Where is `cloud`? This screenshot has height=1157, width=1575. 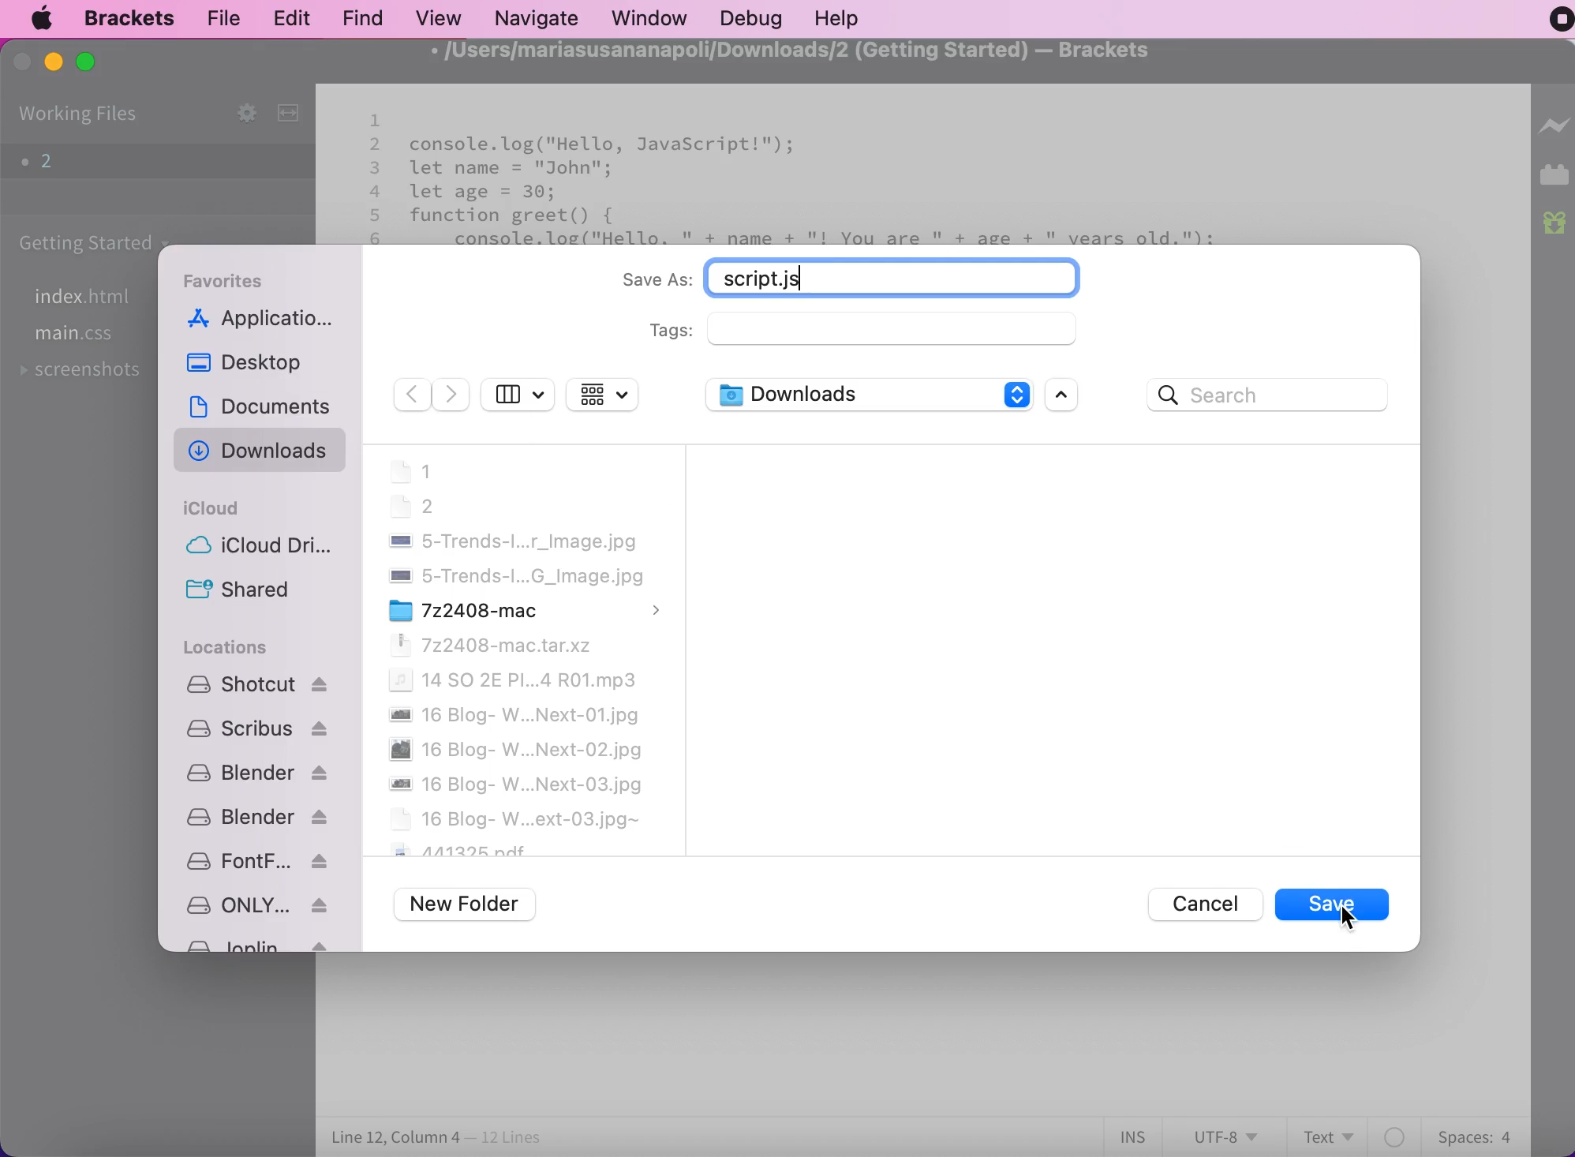
cloud is located at coordinates (212, 508).